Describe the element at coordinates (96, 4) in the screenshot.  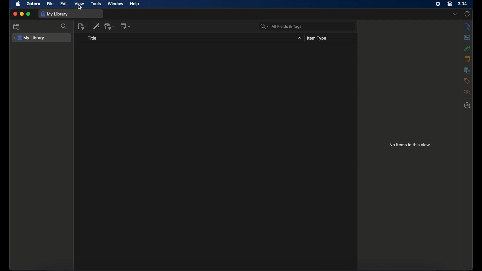
I see `tools` at that location.